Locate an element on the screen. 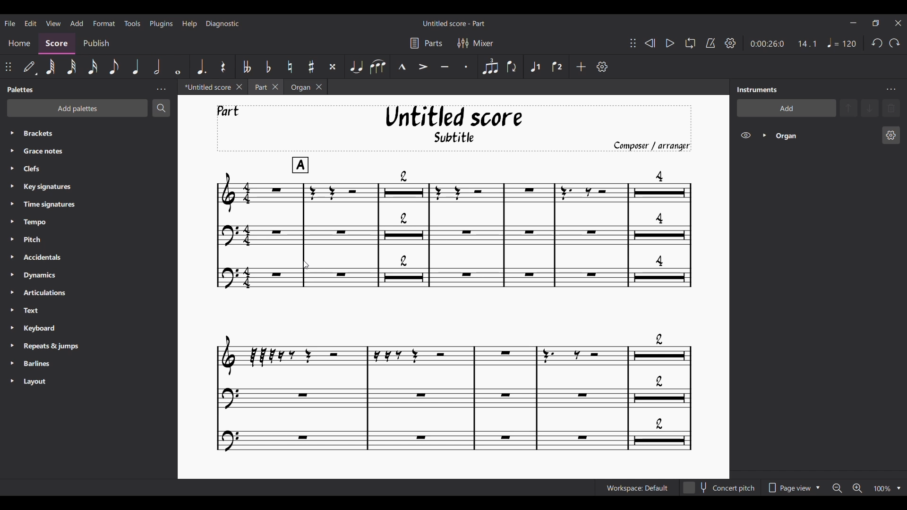 The height and width of the screenshot is (510, 907). Zoom out is located at coordinates (837, 488).